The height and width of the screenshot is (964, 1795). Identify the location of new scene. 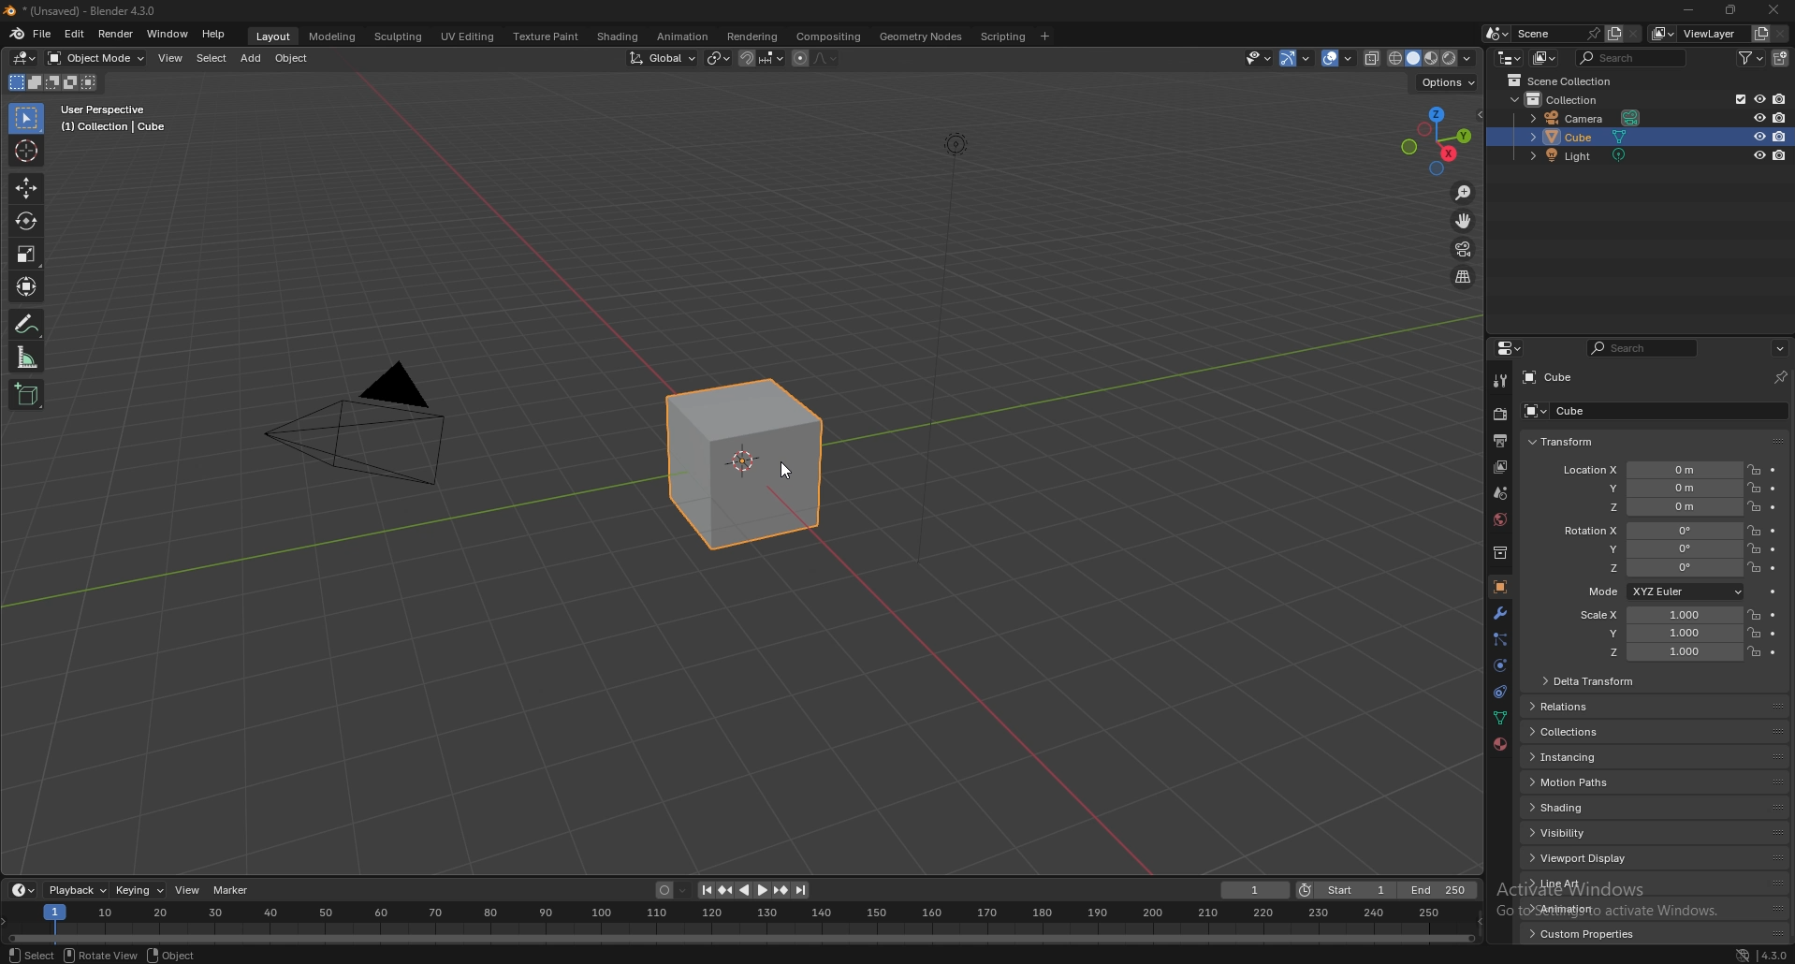
(1614, 33).